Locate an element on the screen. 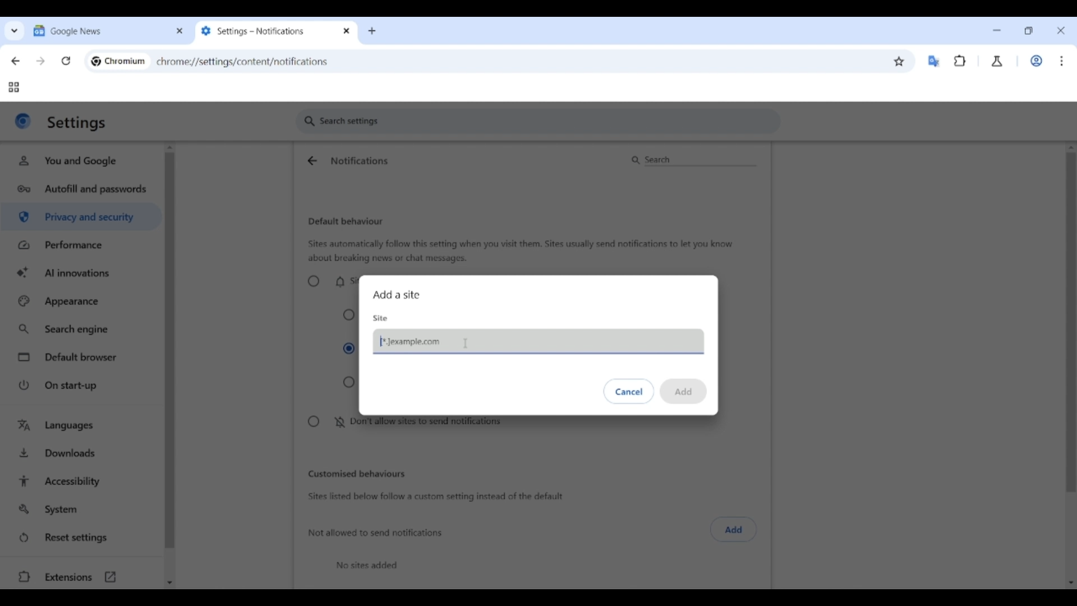 This screenshot has width=1077, height=606. Tab 1 is located at coordinates (100, 30).